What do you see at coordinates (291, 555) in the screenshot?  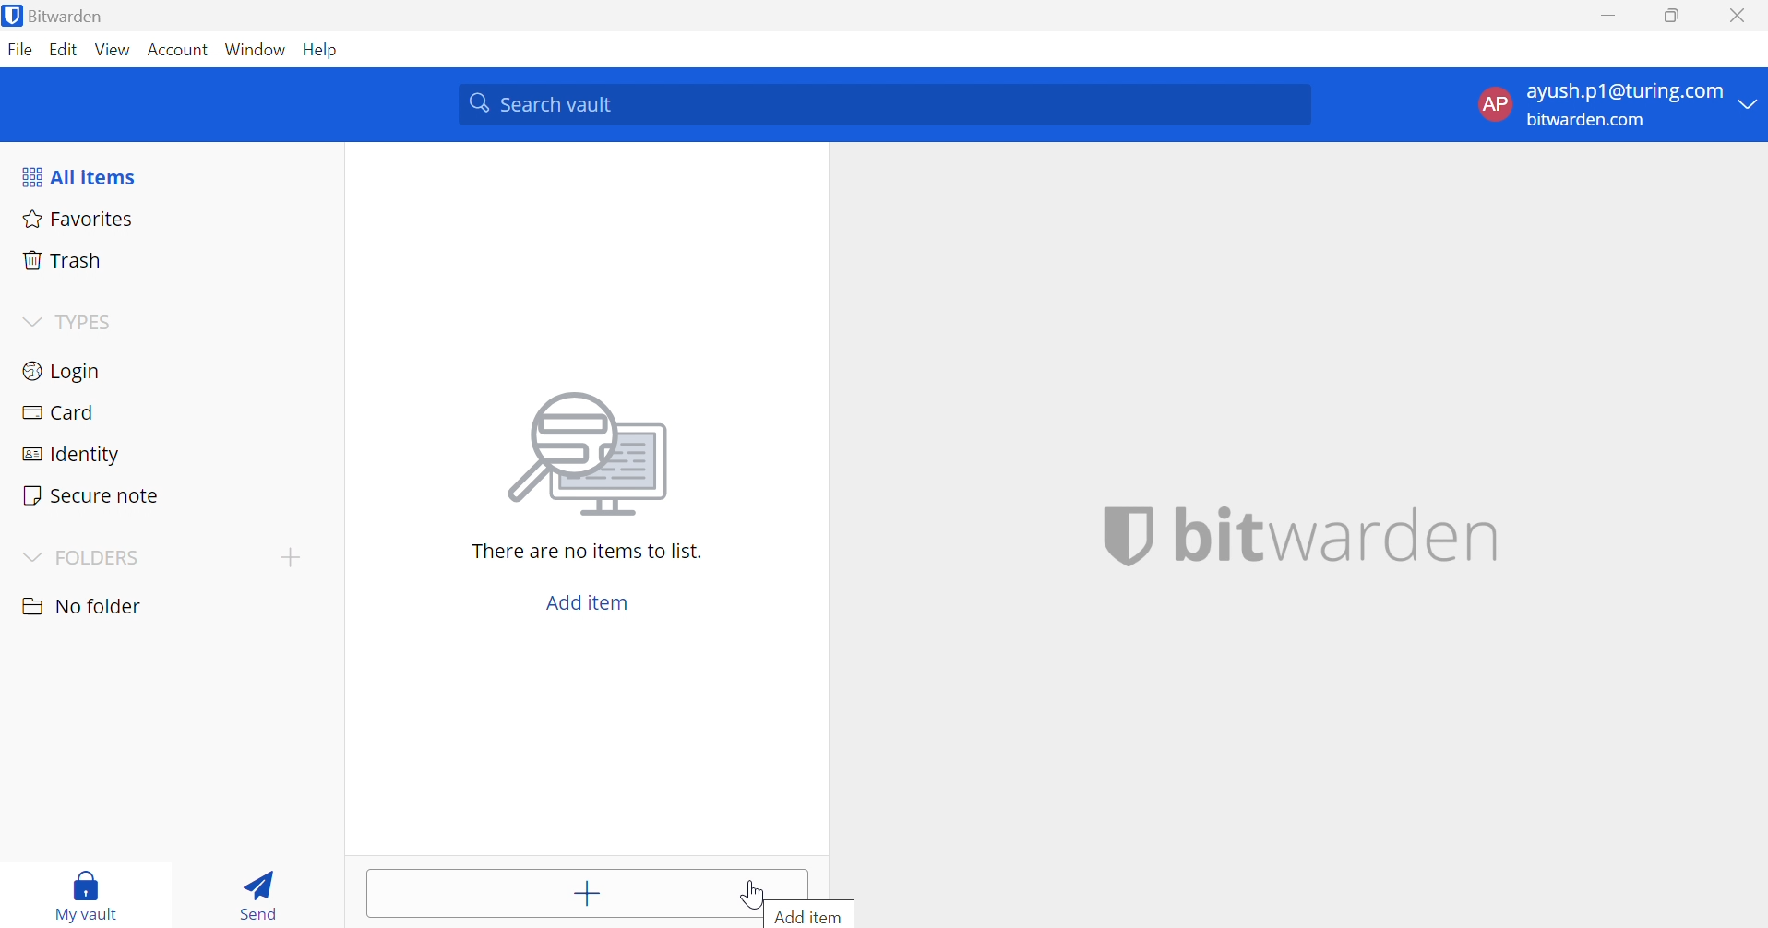 I see `Create folder` at bounding box center [291, 555].